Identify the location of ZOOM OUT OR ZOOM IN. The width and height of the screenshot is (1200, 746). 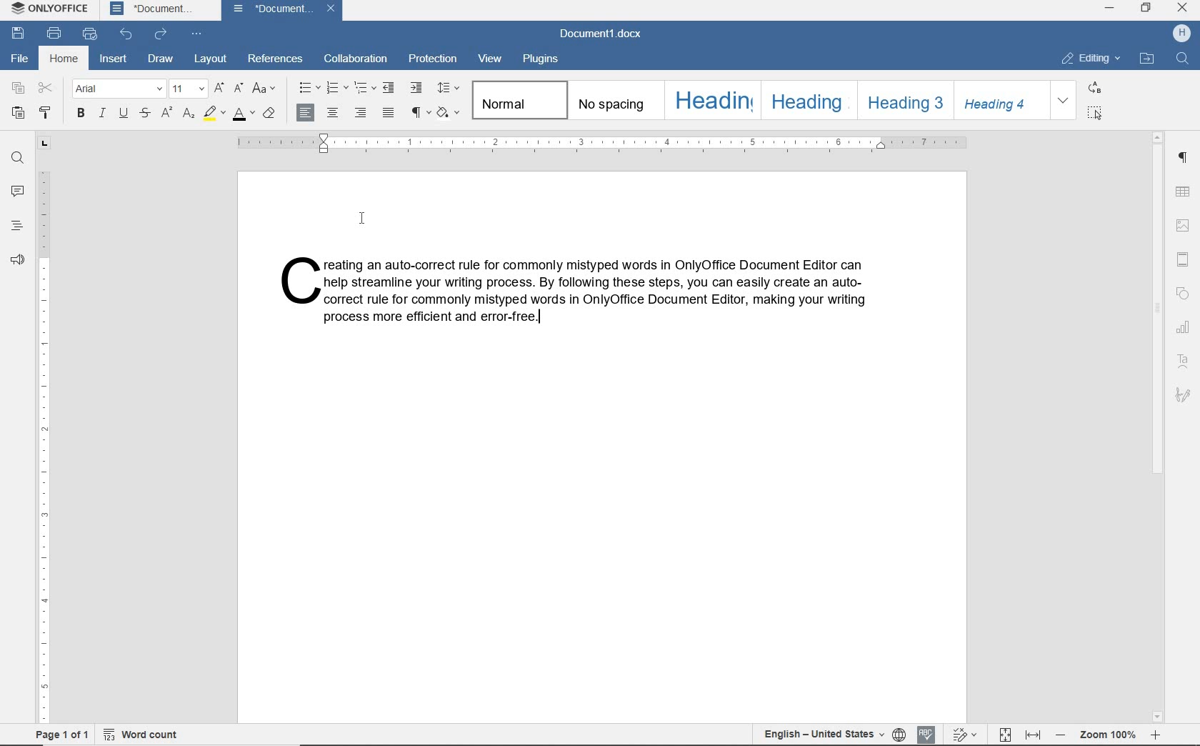
(1108, 736).